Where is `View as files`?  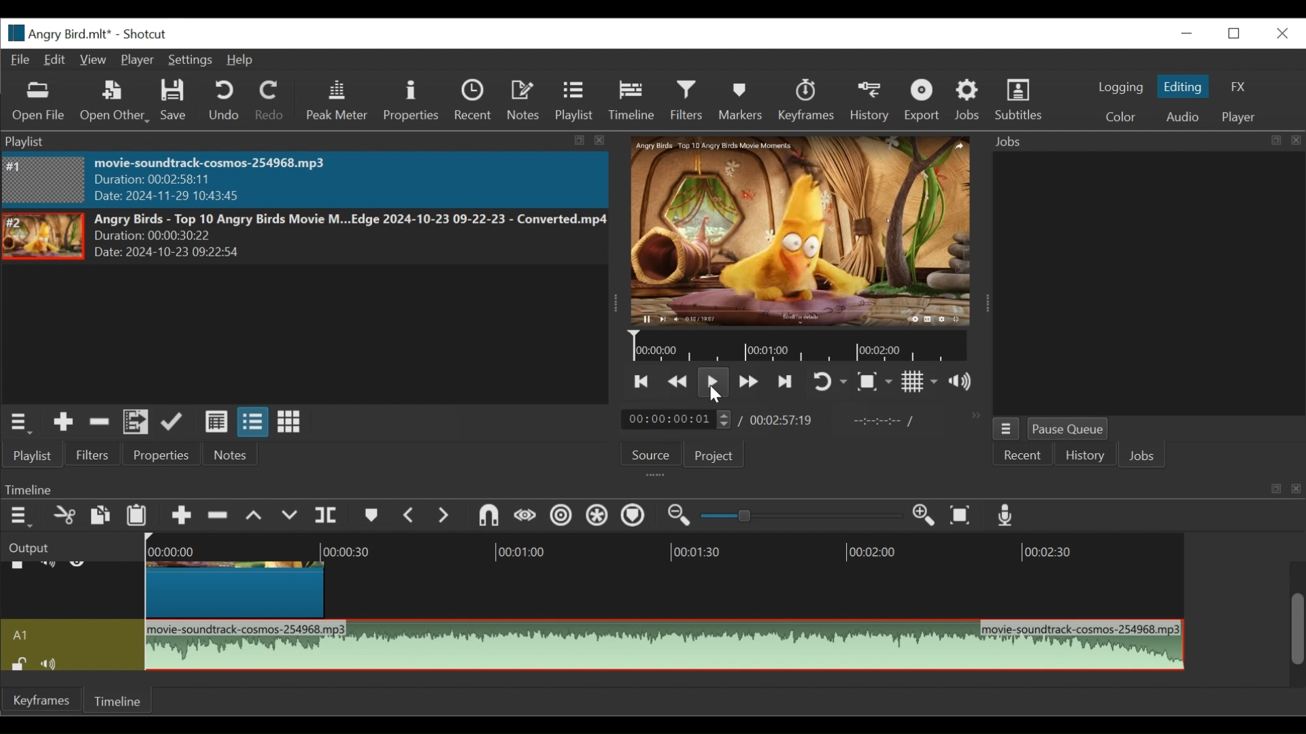 View as files is located at coordinates (252, 423).